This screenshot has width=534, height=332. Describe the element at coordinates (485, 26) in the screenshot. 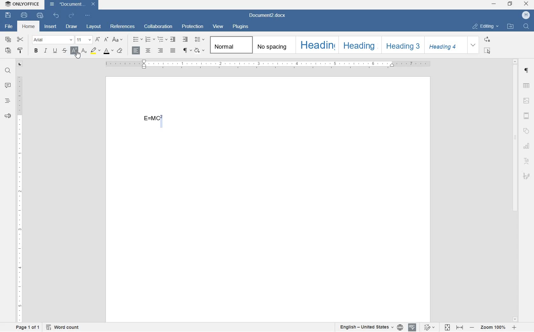

I see `editing` at that location.